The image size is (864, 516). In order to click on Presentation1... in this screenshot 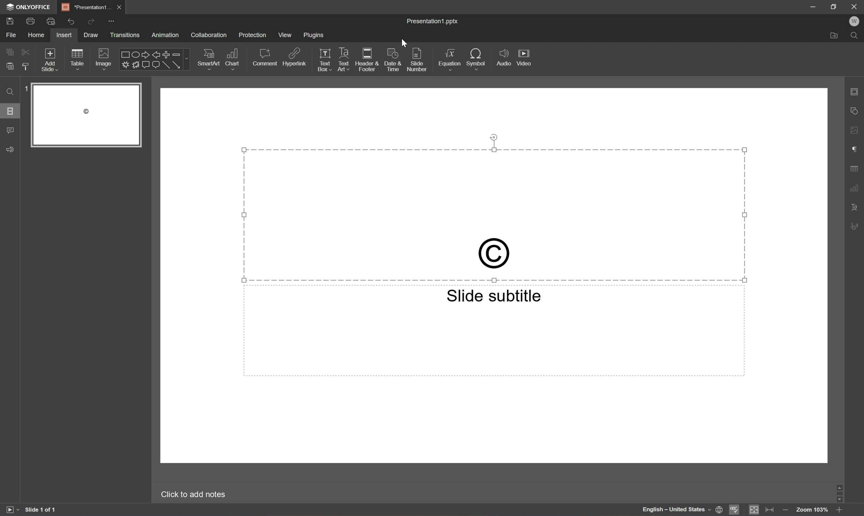, I will do `click(84, 7)`.